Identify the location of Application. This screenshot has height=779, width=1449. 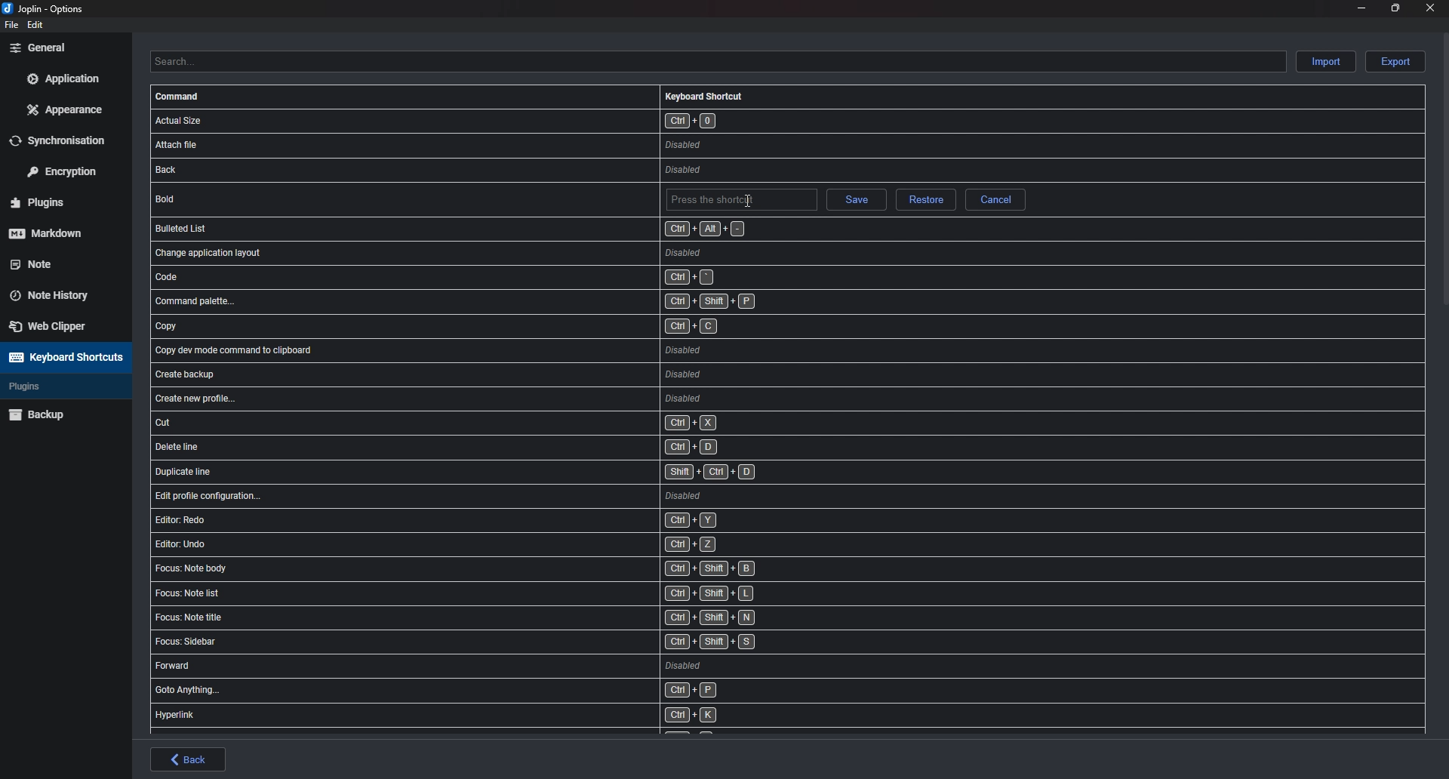
(63, 79).